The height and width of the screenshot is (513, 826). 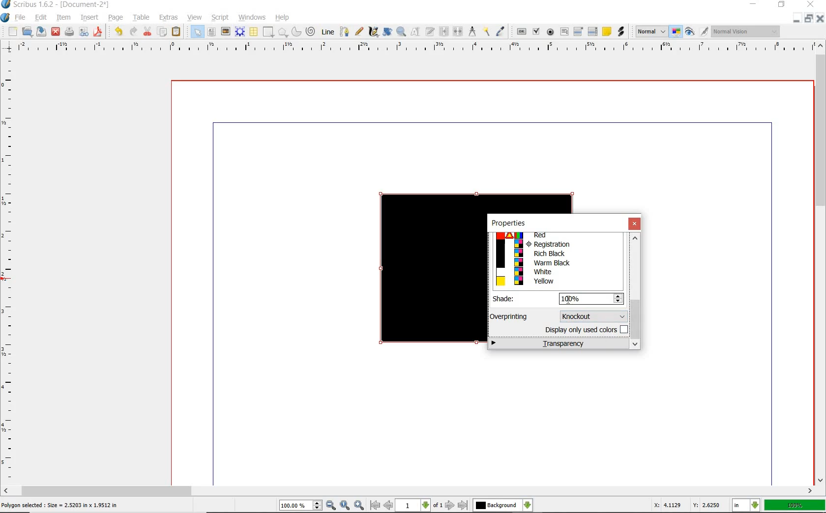 I want to click on Shade:, so click(x=510, y=299).